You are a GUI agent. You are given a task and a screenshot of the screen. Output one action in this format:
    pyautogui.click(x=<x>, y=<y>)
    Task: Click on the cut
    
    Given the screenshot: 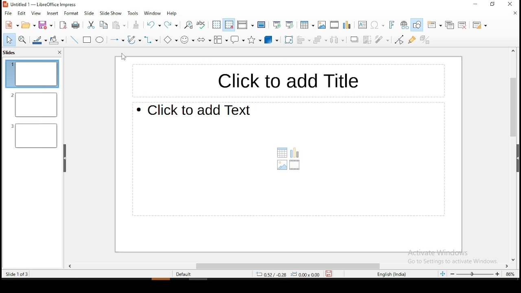 What is the action you would take?
    pyautogui.click(x=90, y=25)
    